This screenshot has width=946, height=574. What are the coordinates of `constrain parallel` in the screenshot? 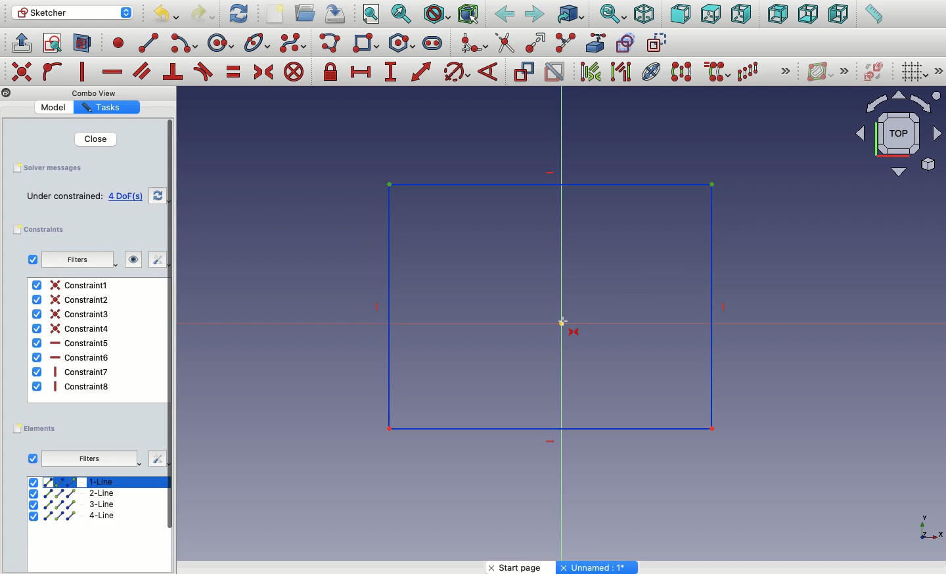 It's located at (143, 71).